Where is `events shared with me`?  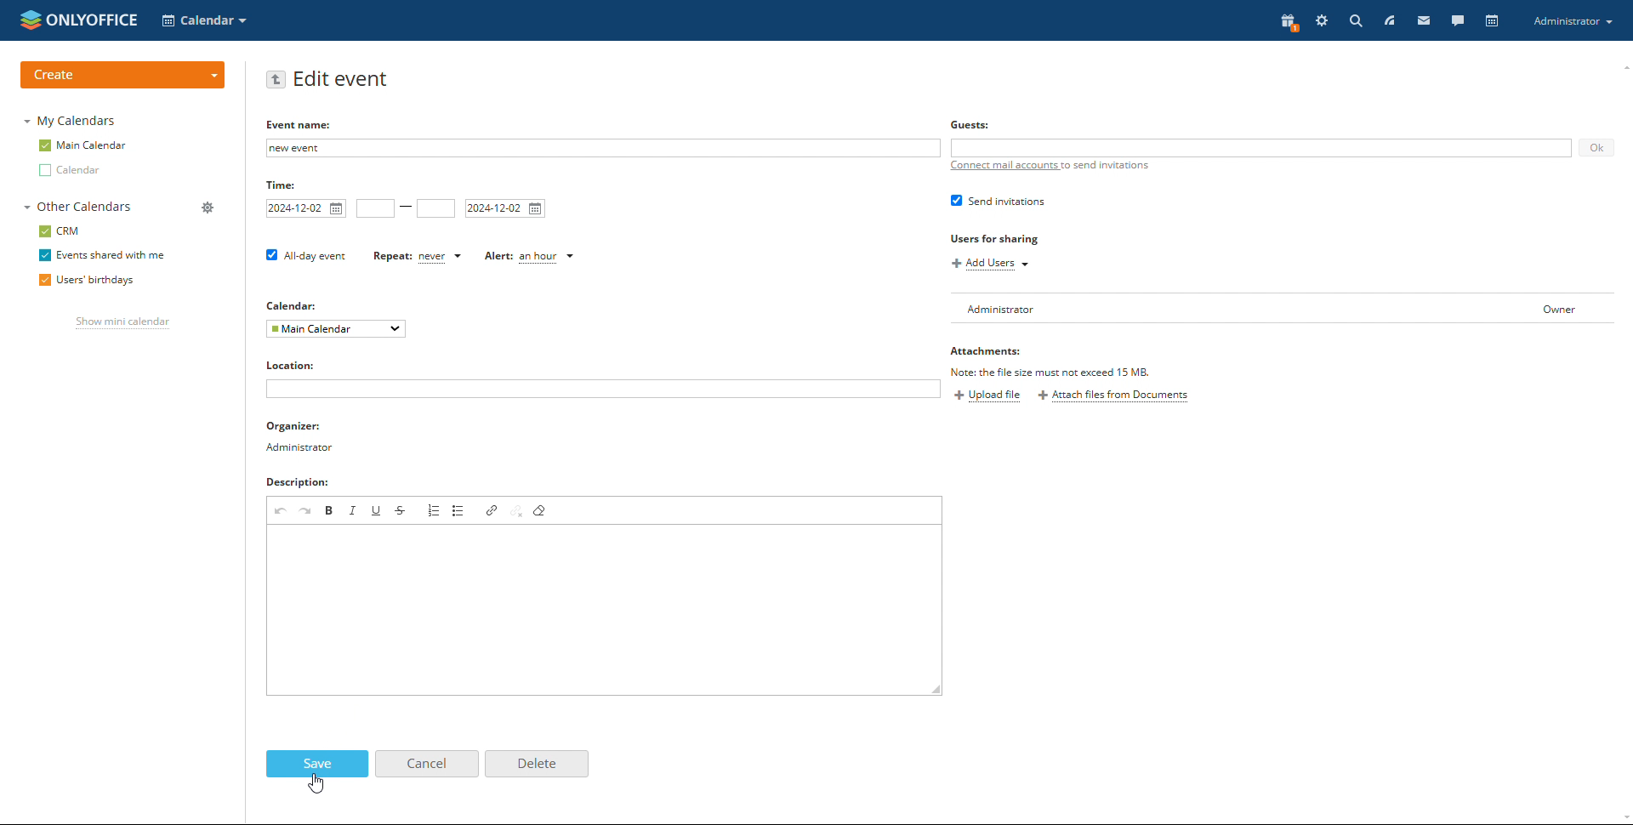 events shared with me is located at coordinates (102, 255).